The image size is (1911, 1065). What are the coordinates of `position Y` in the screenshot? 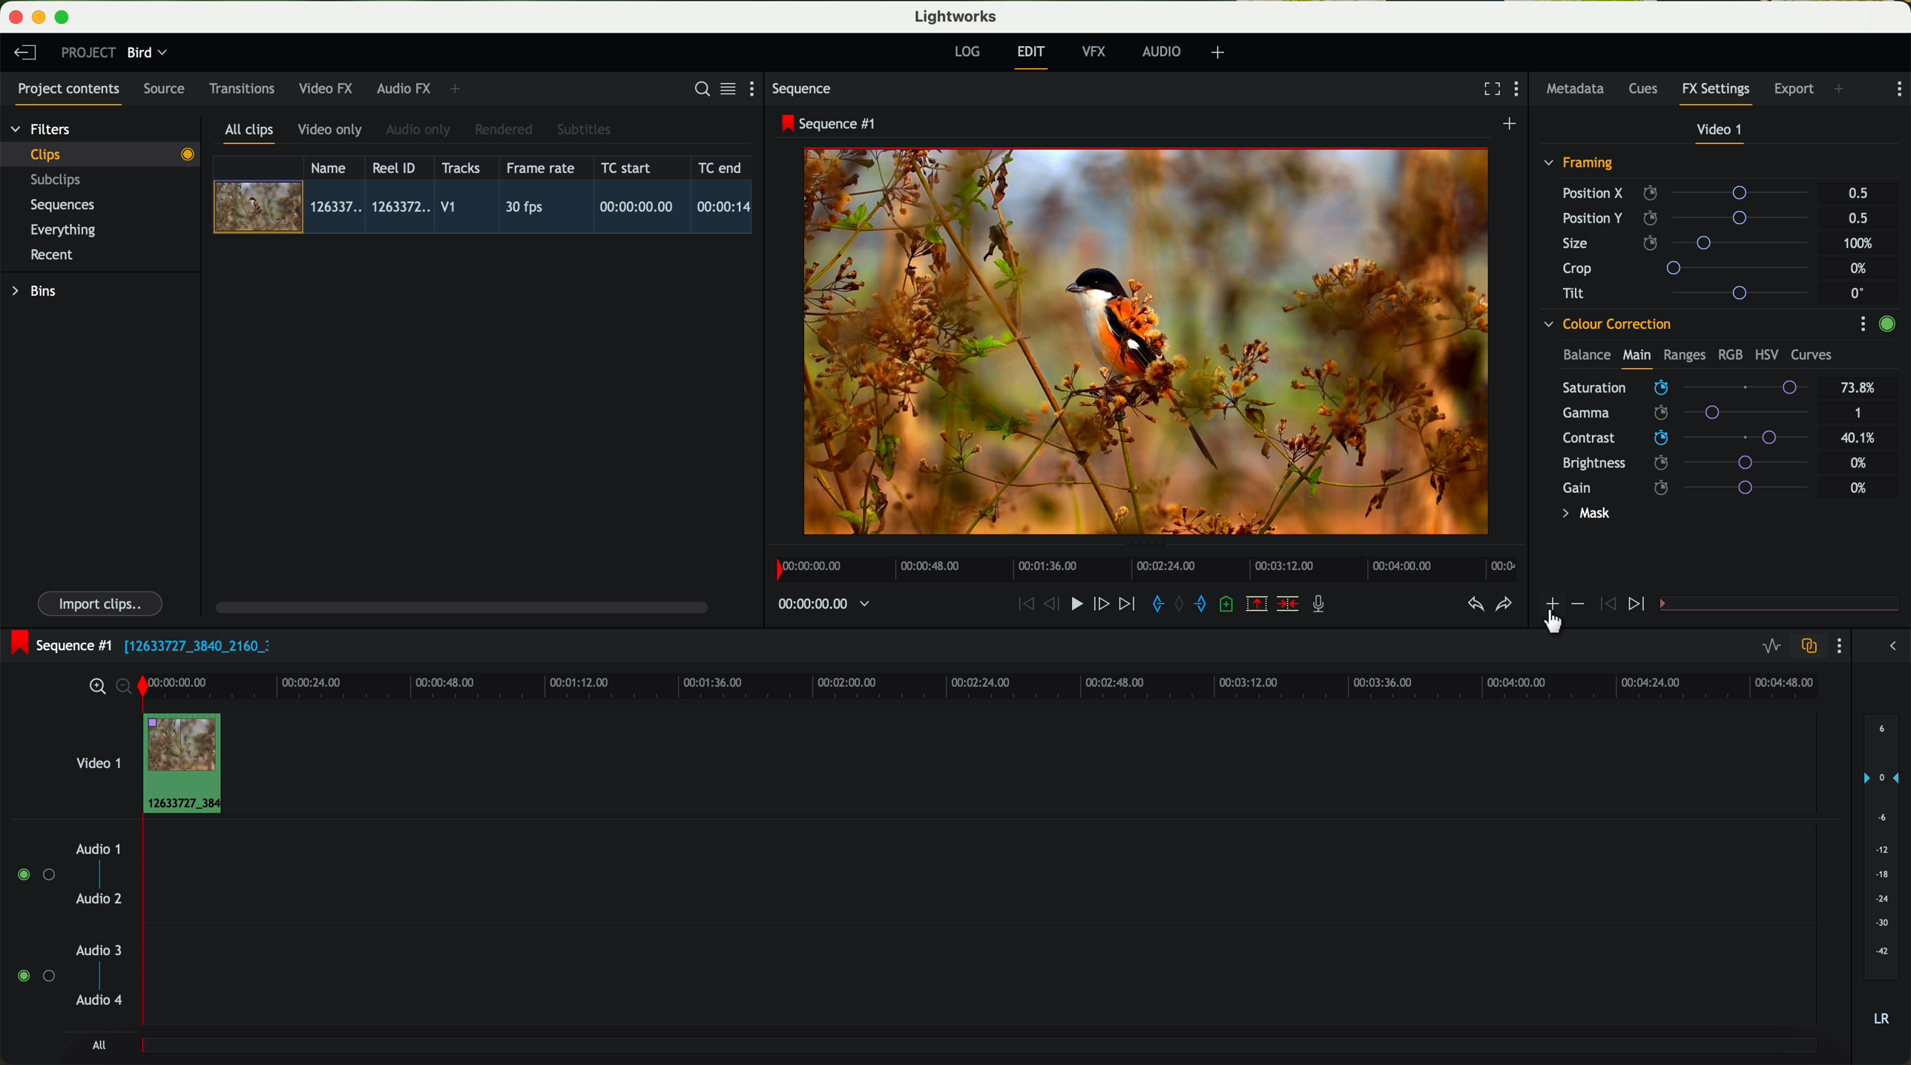 It's located at (1691, 217).